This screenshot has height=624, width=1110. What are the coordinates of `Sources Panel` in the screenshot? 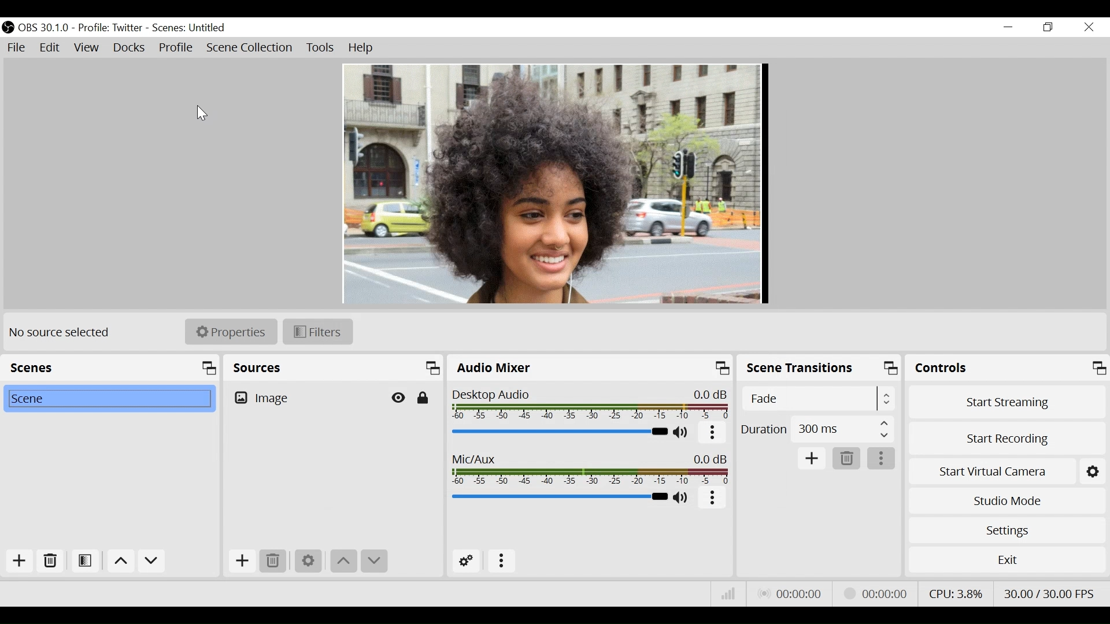 It's located at (334, 367).